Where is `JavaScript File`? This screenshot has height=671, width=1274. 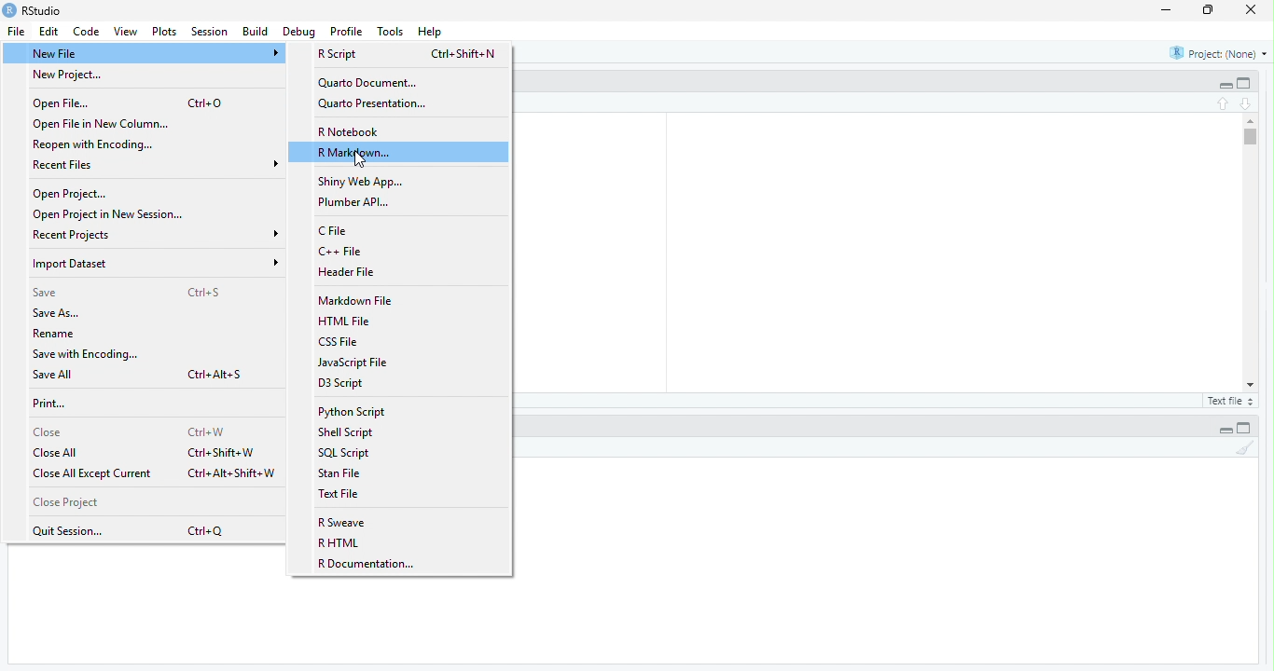 JavaScript File is located at coordinates (354, 363).